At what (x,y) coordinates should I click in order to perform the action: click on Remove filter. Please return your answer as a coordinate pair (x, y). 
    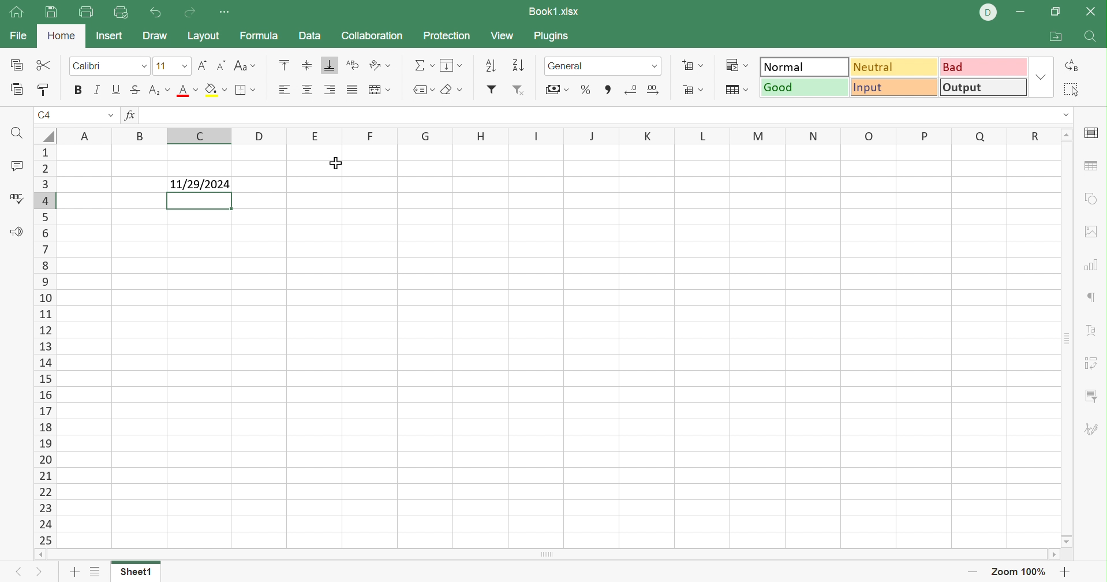
    Looking at the image, I should click on (520, 89).